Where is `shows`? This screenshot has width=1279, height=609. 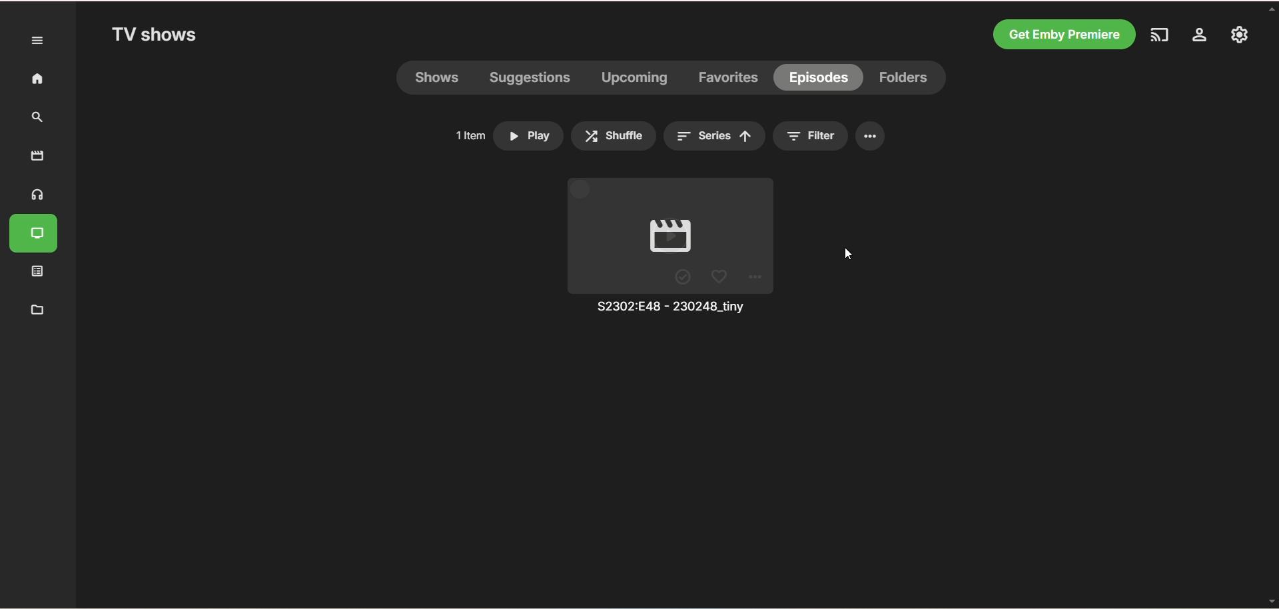 shows is located at coordinates (436, 79).